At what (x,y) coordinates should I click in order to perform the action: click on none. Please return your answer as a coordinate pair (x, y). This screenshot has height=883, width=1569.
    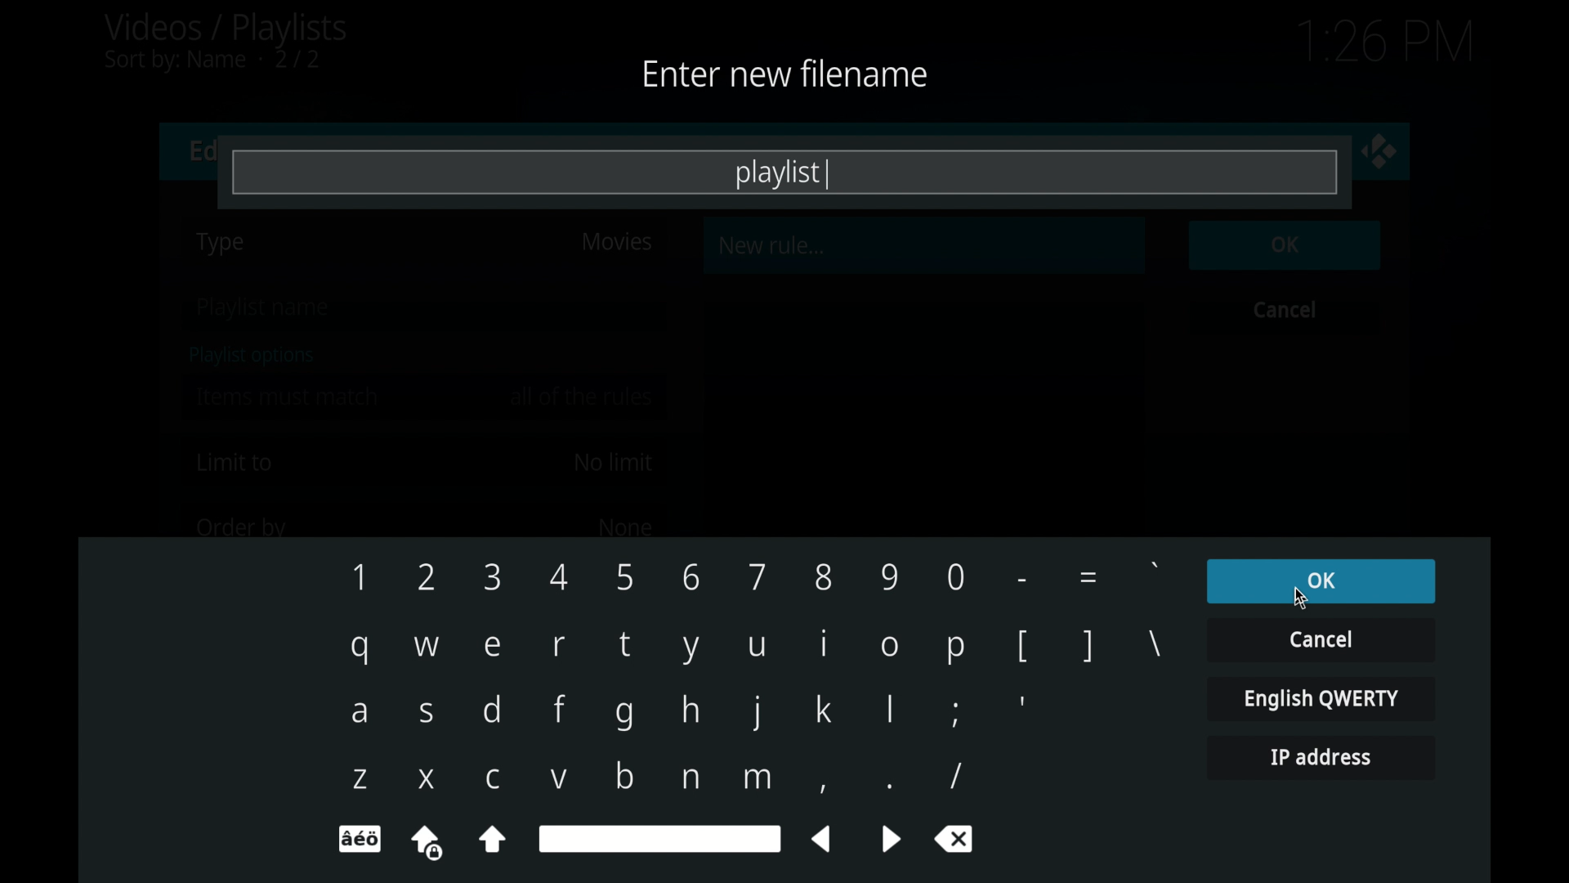
    Looking at the image, I should click on (624, 527).